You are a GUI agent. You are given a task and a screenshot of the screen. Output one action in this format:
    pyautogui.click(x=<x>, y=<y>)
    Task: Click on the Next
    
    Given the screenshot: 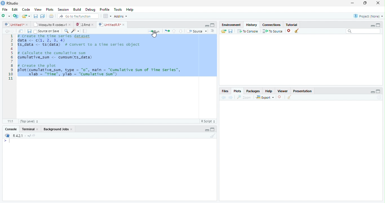 What is the action you would take?
    pyautogui.click(x=231, y=98)
    